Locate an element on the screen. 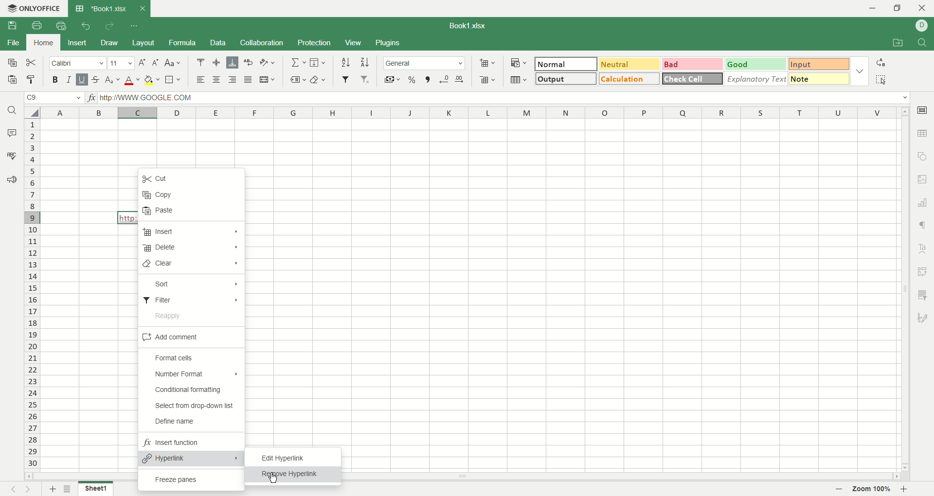 The height and width of the screenshot is (496, 934). neutral is located at coordinates (628, 64).